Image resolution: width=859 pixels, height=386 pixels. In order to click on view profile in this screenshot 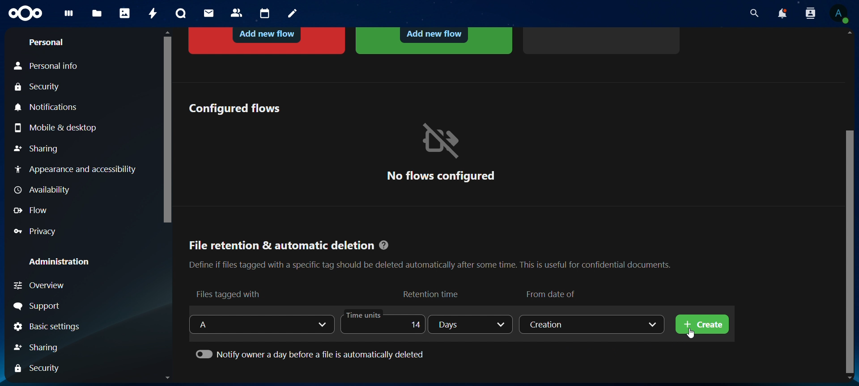, I will do `click(839, 13)`.